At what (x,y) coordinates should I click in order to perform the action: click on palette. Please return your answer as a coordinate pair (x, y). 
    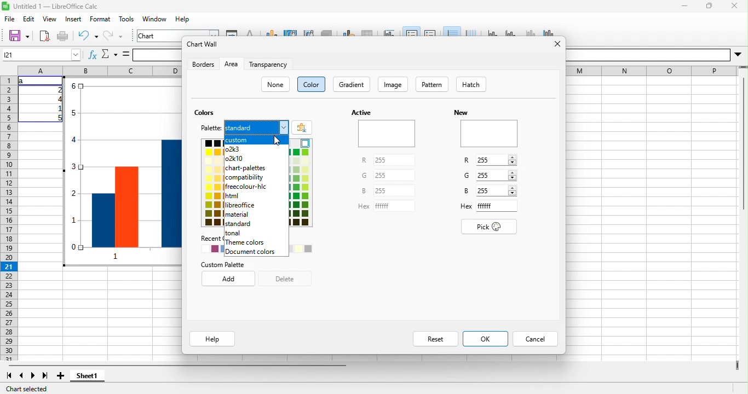
    Looking at the image, I should click on (211, 128).